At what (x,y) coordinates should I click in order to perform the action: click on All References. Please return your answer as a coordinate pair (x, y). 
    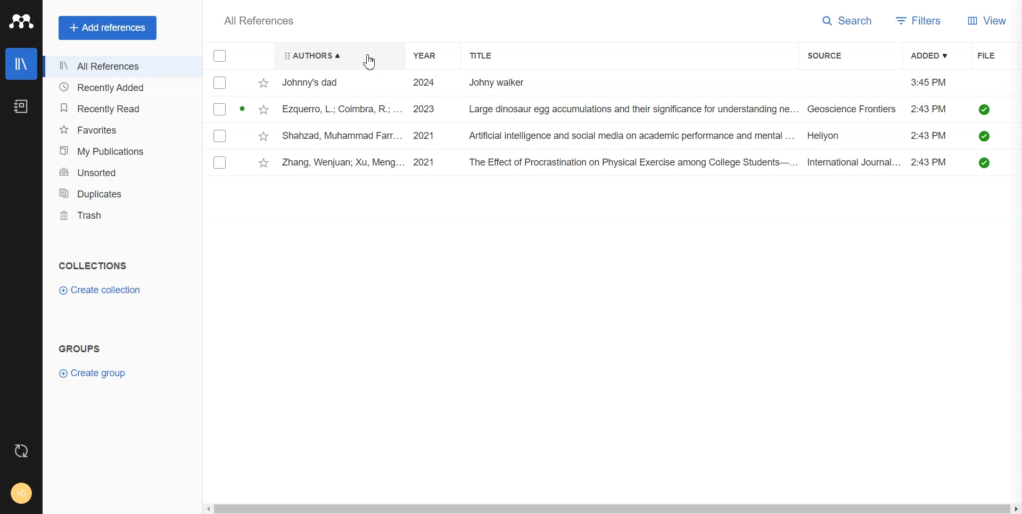
    Looking at the image, I should click on (118, 67).